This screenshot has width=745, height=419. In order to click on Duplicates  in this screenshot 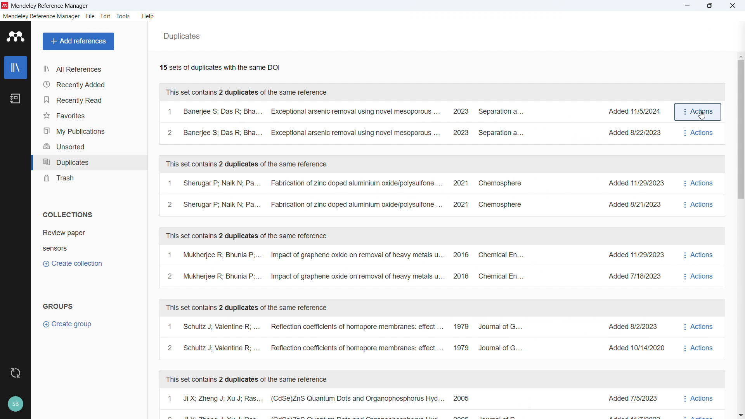, I will do `click(88, 163)`.